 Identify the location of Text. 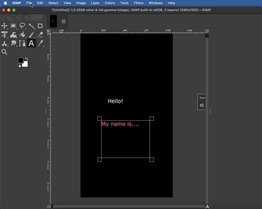
(31, 43).